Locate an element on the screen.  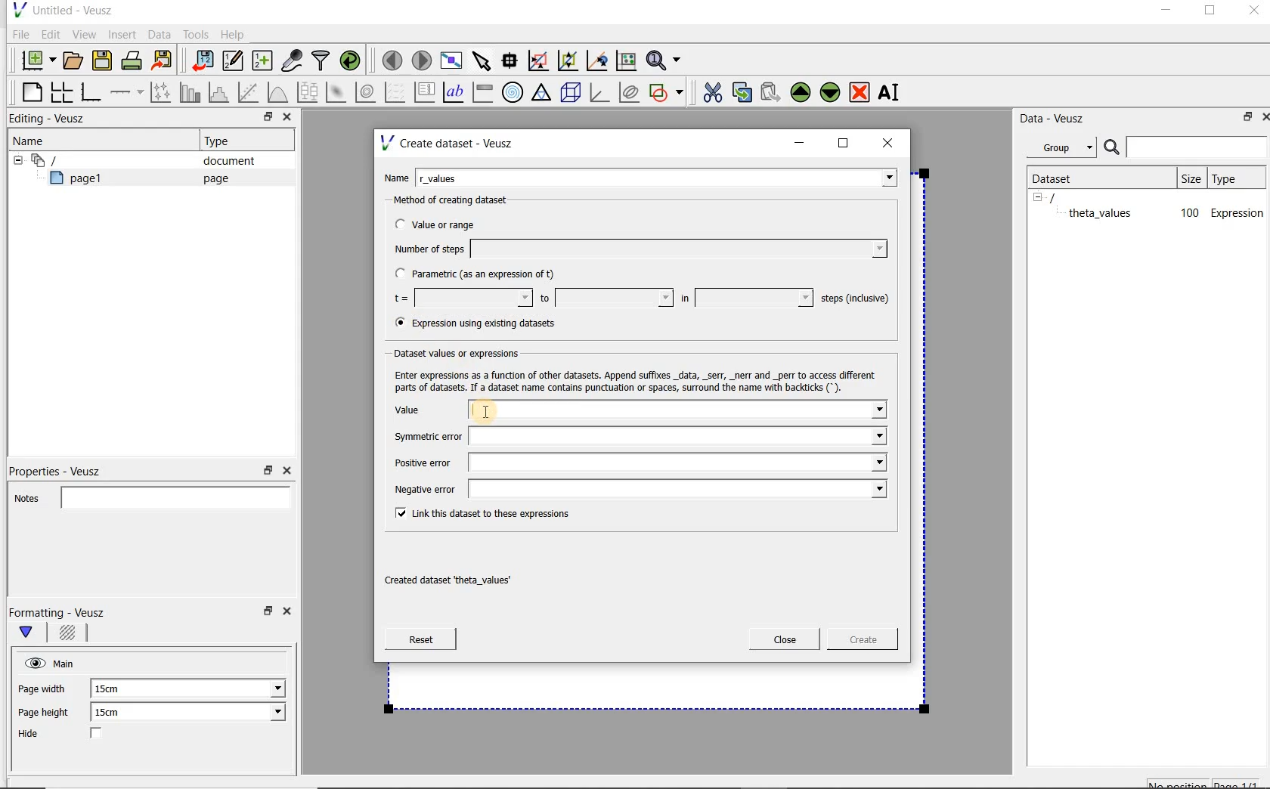
view plot full screen is located at coordinates (450, 59).